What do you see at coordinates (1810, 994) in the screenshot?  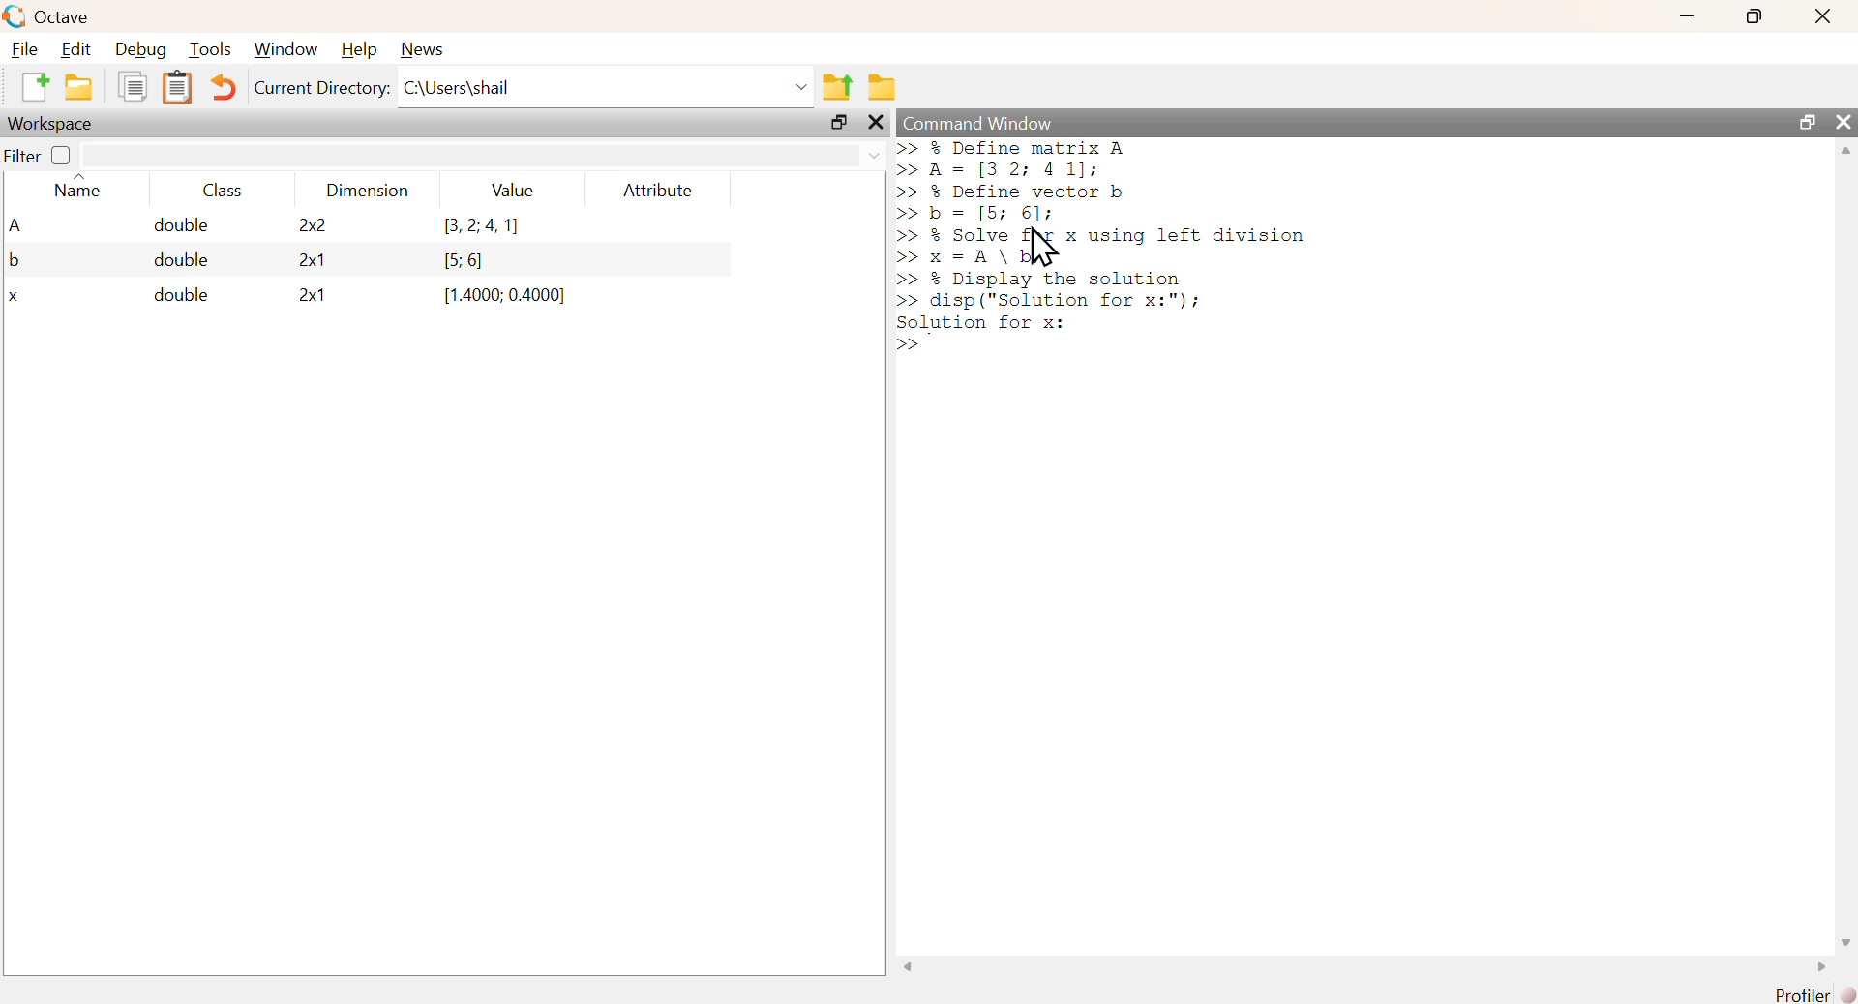 I see `profiler` at bounding box center [1810, 994].